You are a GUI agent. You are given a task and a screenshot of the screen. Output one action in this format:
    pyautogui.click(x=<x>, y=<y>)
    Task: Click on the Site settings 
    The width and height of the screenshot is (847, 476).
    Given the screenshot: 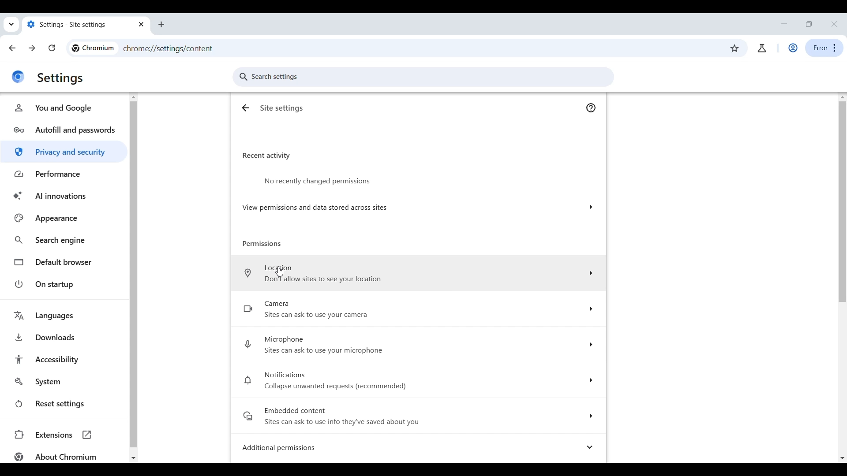 What is the action you would take?
    pyautogui.click(x=282, y=108)
    